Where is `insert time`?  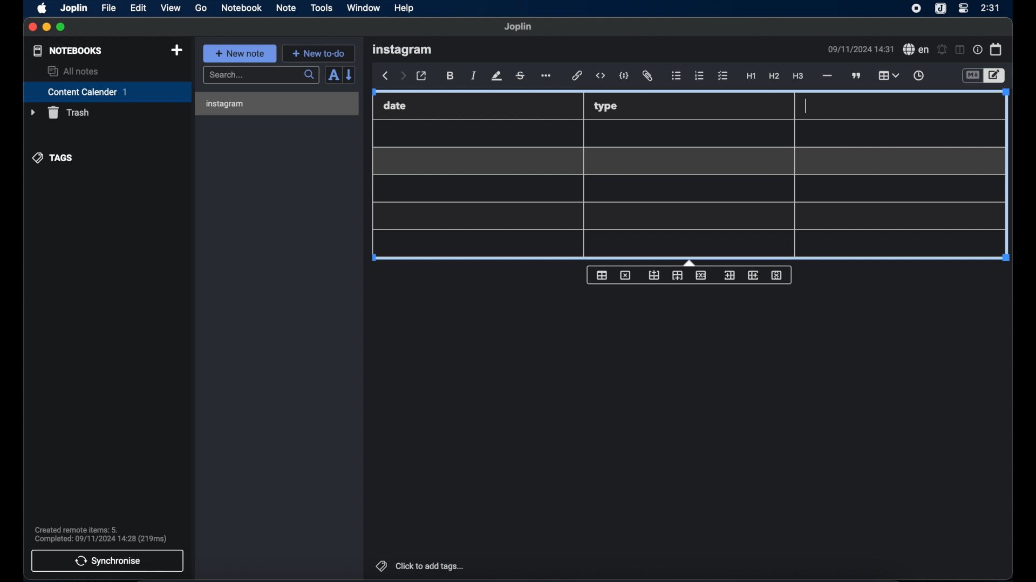 insert time is located at coordinates (919, 75).